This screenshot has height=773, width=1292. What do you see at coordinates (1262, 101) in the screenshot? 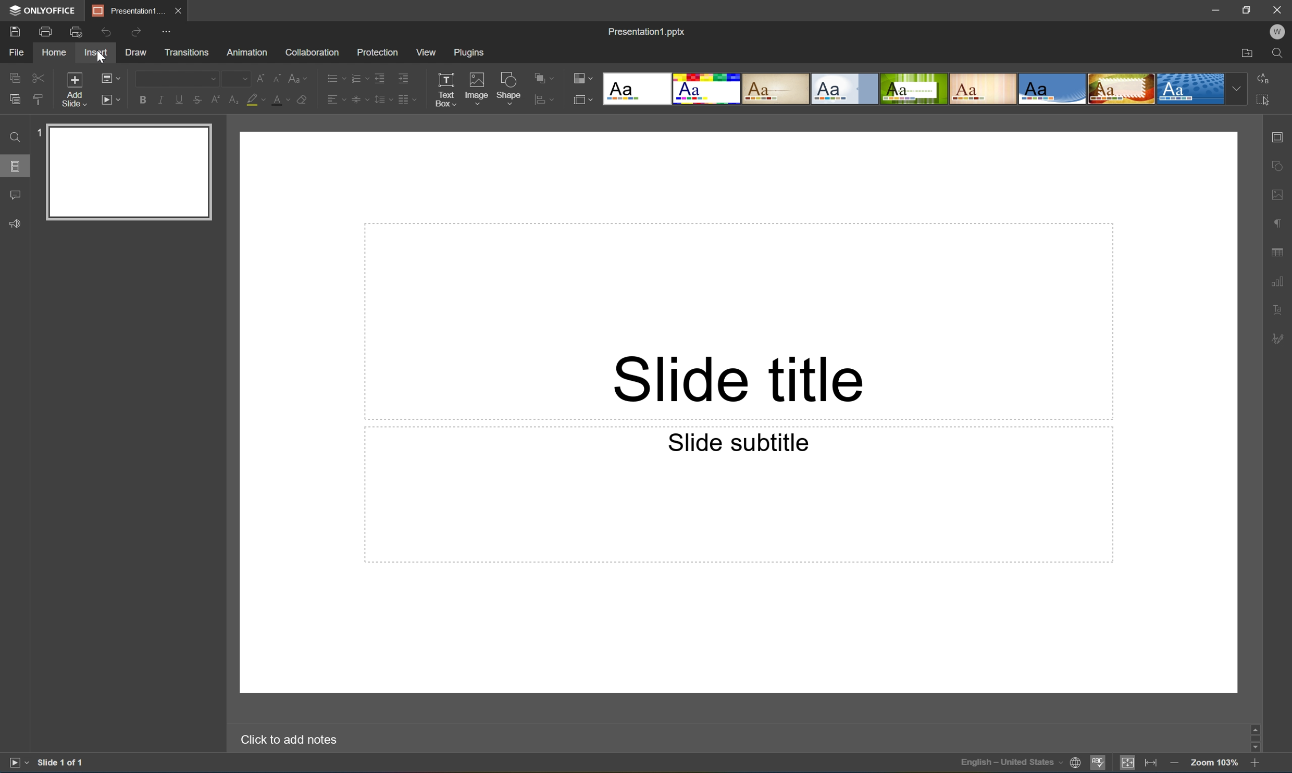
I see `Select All` at bounding box center [1262, 101].